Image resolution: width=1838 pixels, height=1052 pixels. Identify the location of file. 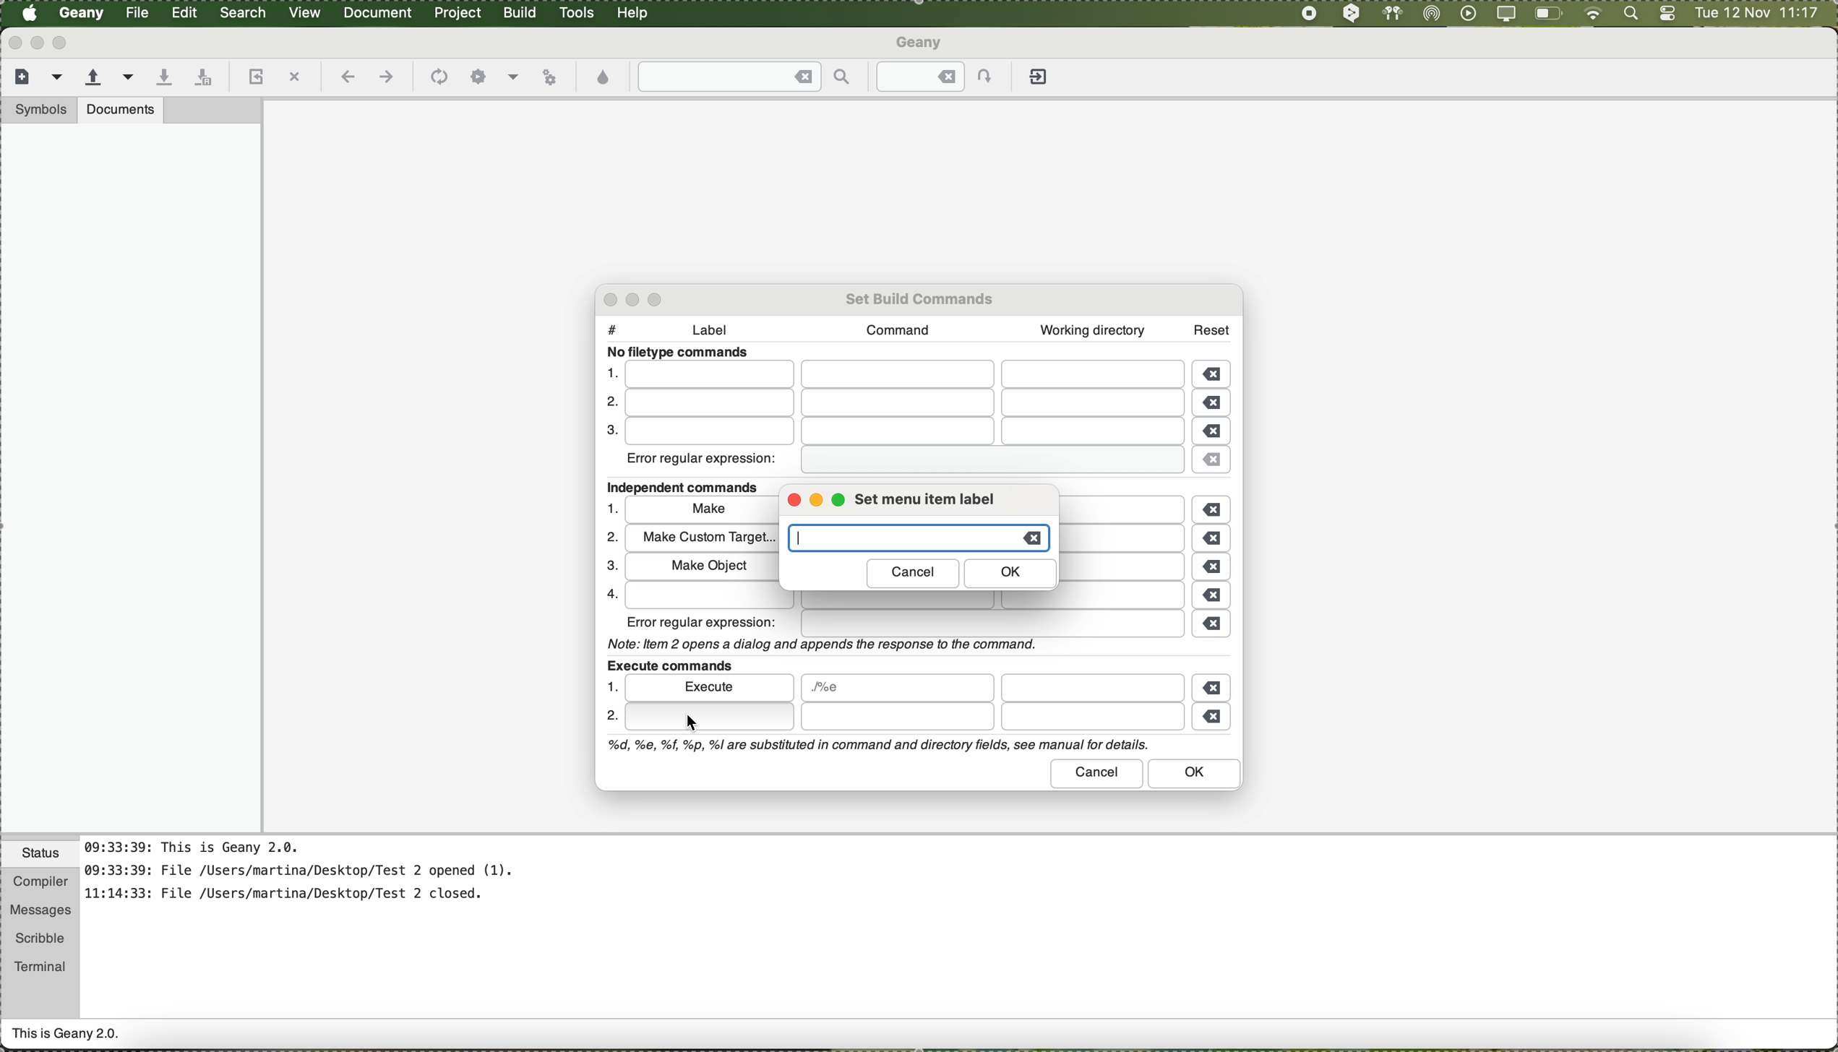
(903, 405).